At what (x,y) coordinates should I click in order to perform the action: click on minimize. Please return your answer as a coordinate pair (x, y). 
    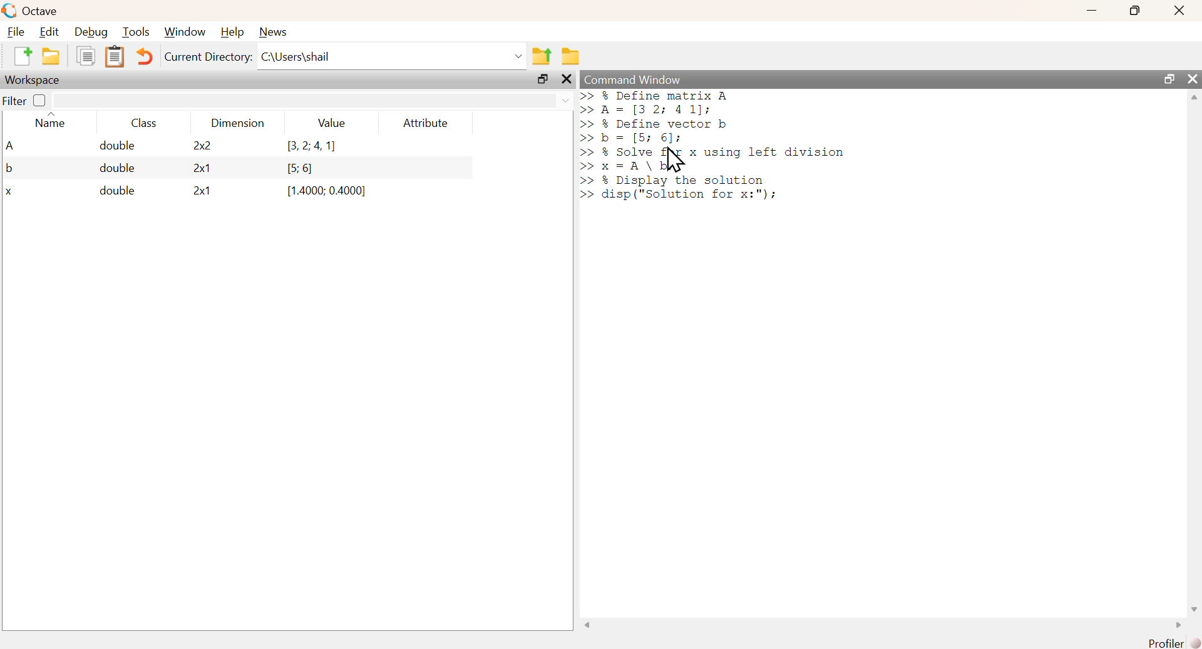
    Looking at the image, I should click on (1090, 12).